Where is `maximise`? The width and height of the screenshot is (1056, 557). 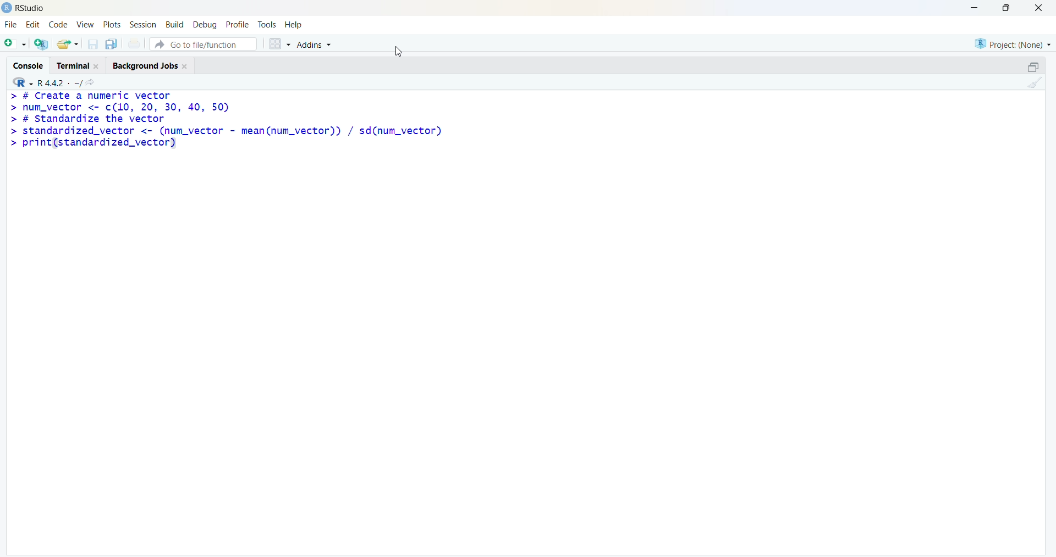
maximise is located at coordinates (1007, 7).